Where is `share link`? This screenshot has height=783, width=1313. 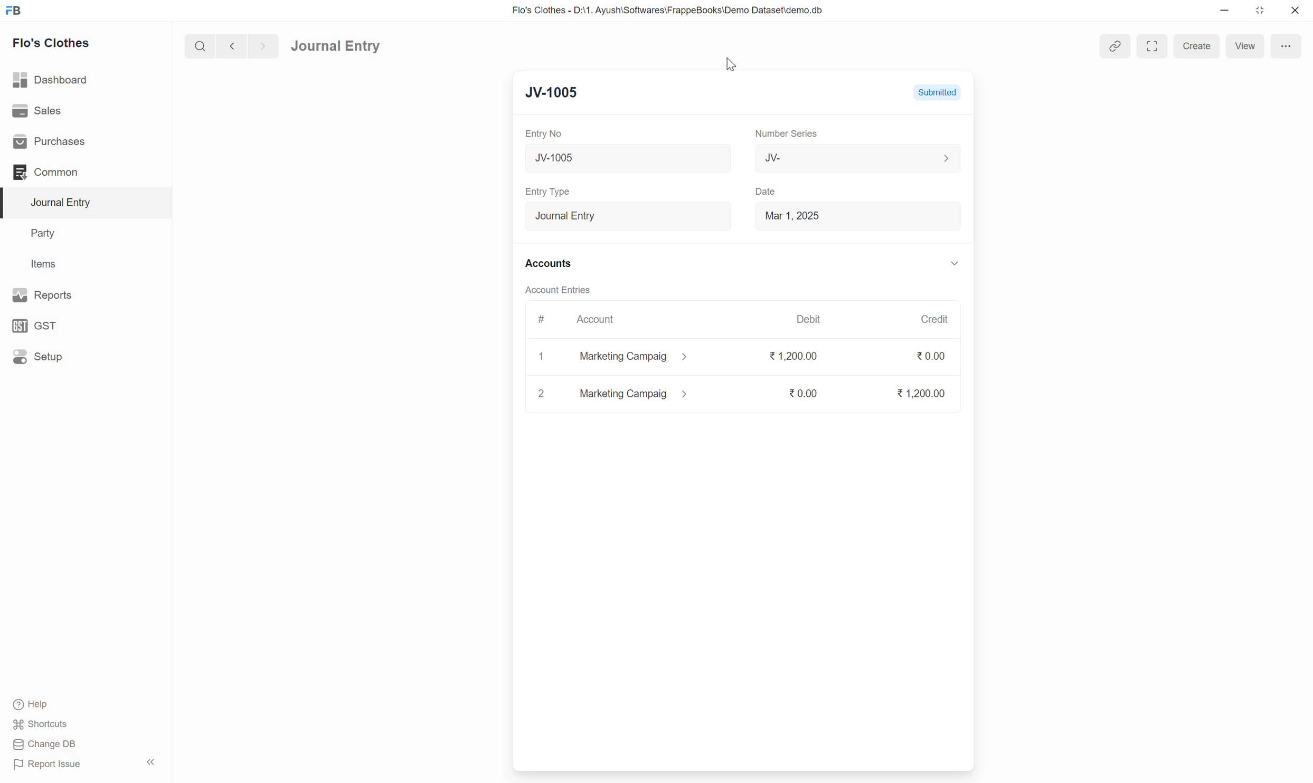
share link is located at coordinates (1116, 47).